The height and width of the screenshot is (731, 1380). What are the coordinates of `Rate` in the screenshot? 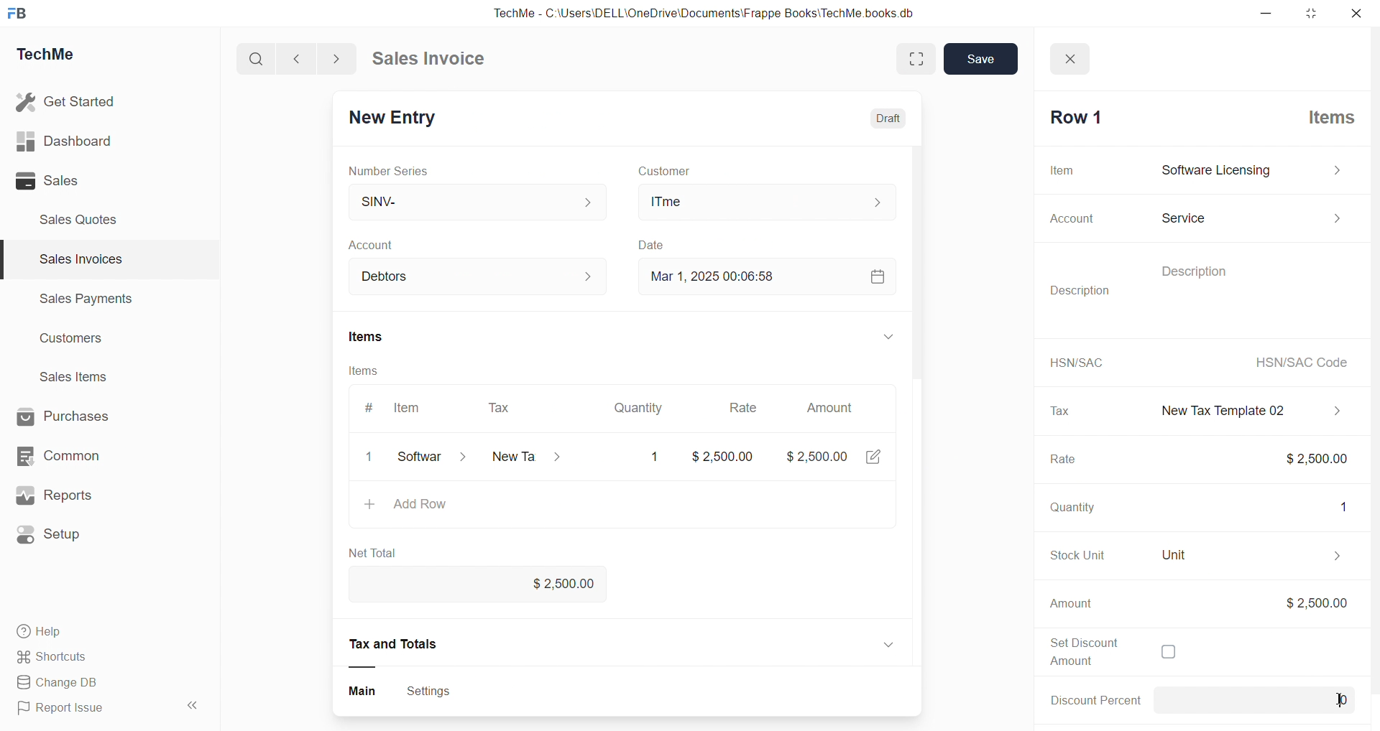 It's located at (740, 404).